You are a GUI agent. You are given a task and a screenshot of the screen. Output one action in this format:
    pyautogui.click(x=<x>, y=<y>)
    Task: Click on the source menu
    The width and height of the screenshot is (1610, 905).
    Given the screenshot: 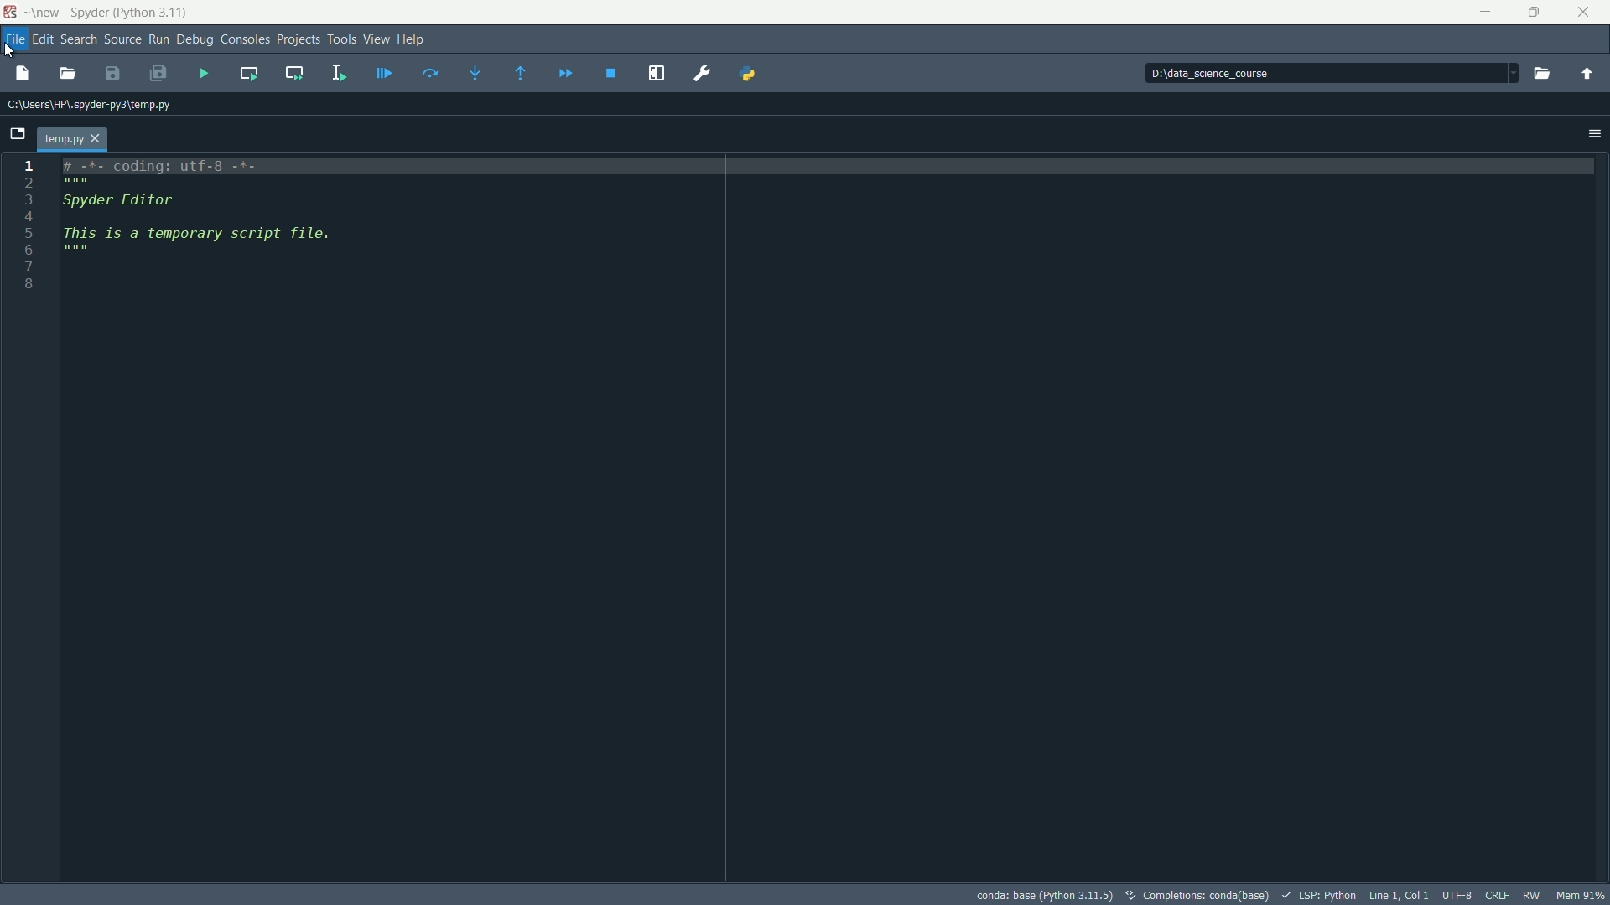 What is the action you would take?
    pyautogui.click(x=123, y=39)
    